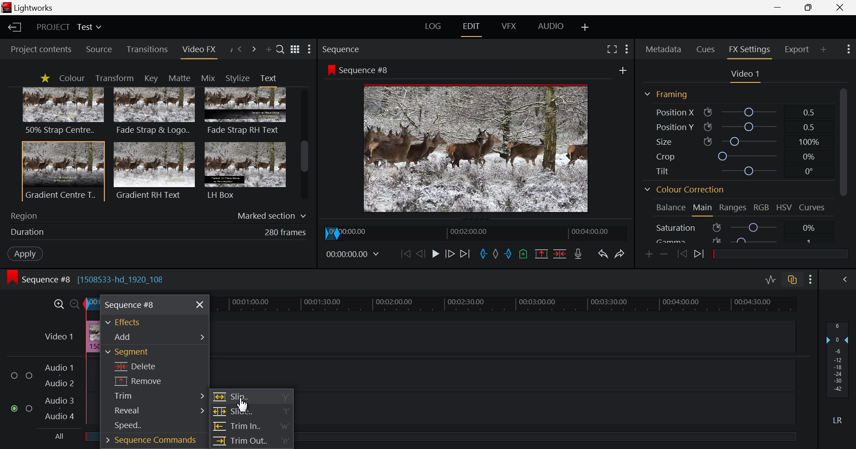 The image size is (856, 449). I want to click on Delete, so click(155, 365).